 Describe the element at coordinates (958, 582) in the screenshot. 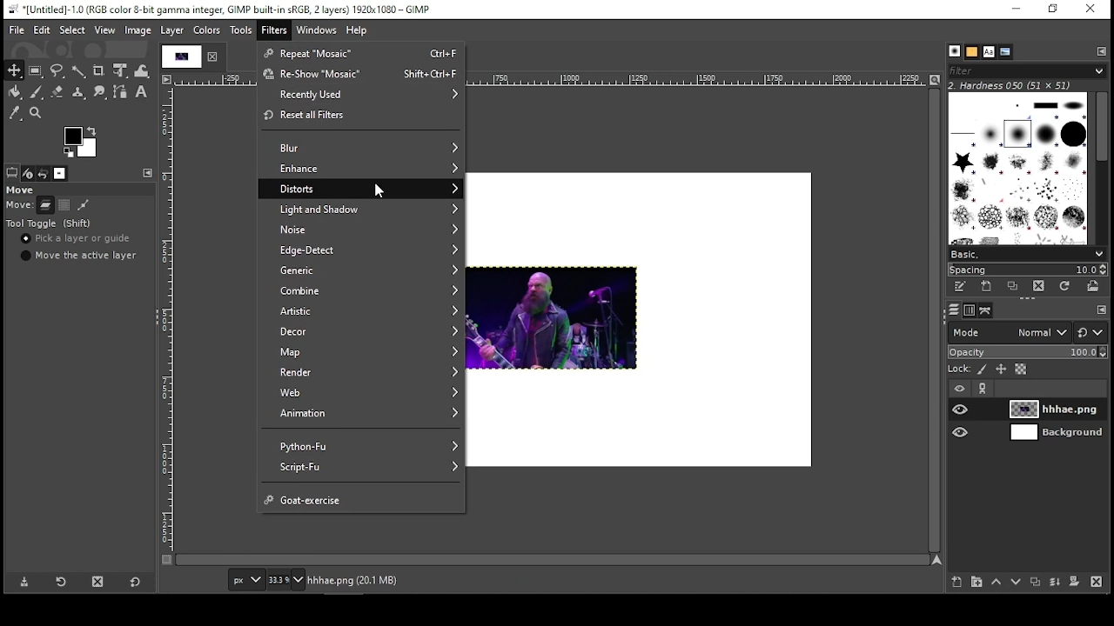

I see `new layer ` at that location.